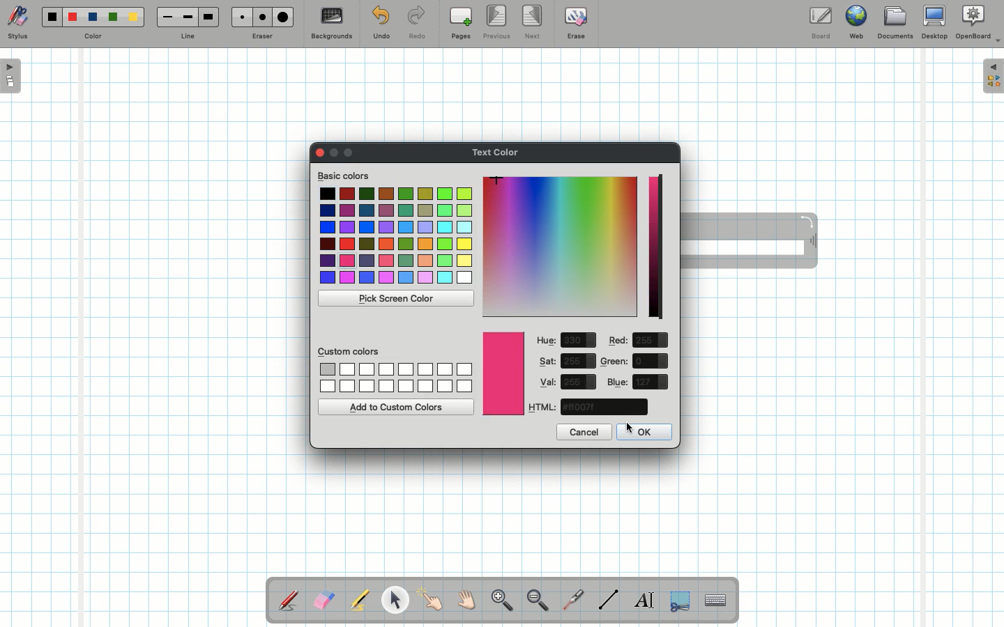 This screenshot has width=1004, height=627. I want to click on color code, so click(603, 407).